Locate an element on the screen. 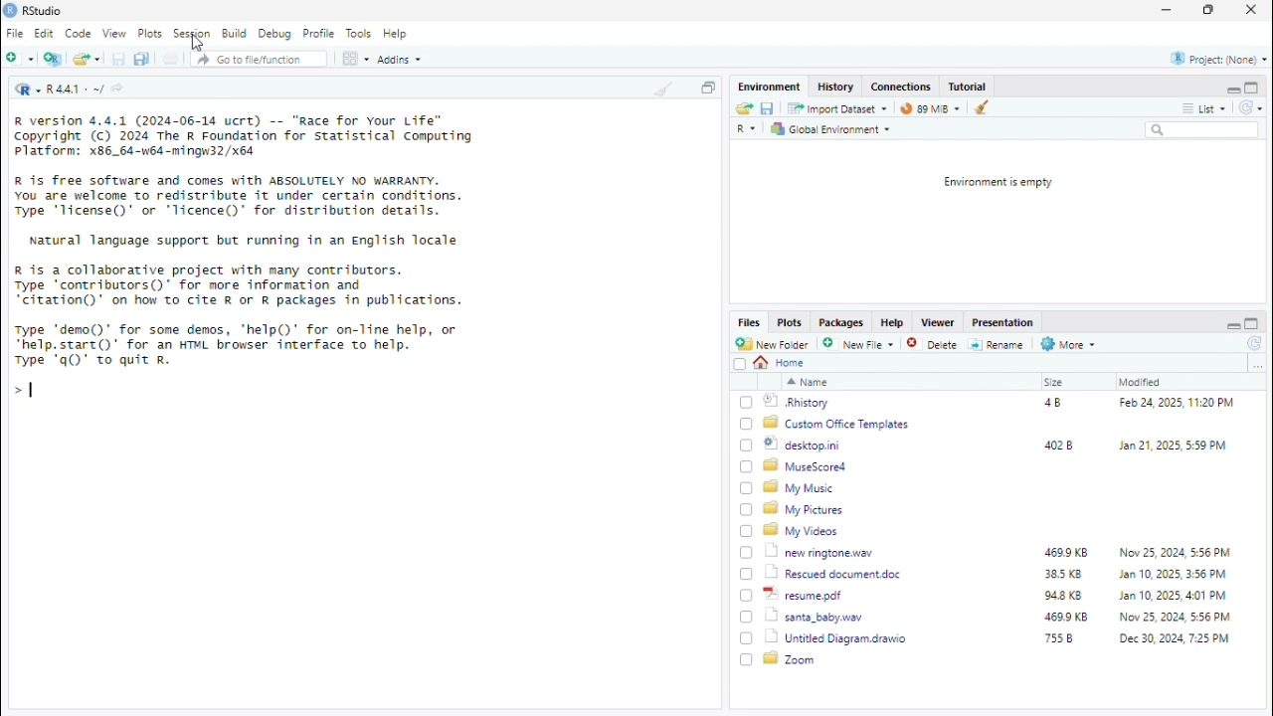 Image resolution: width=1273 pixels, height=716 pixels. R version 4.4.1 (2024-06-14 ucrt) -- "Race for Your Life”
Copyright (c) 2024 The R Foundation for statistical Computing
Platform: x86_64-w64-mingw32/x64 is located at coordinates (244, 137).